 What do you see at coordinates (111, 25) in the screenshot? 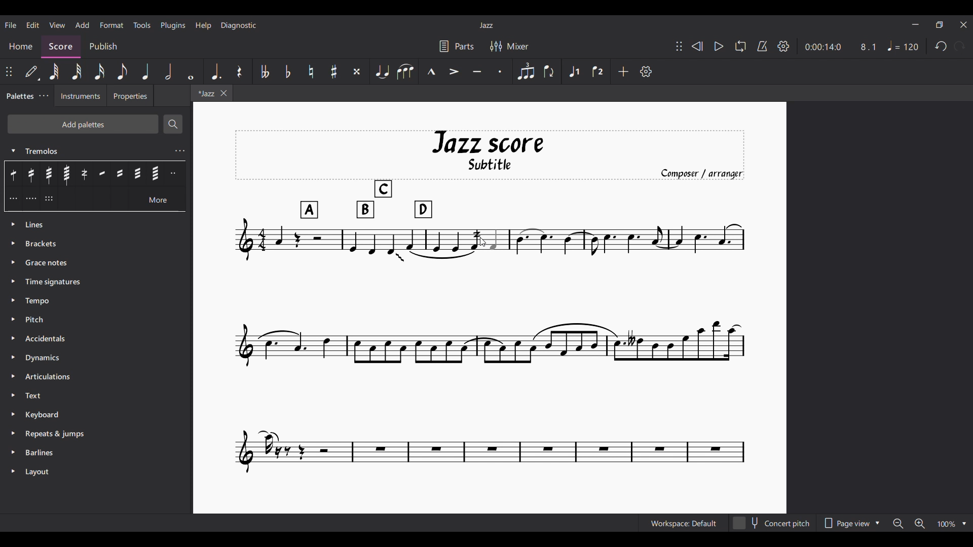
I see `Format` at bounding box center [111, 25].